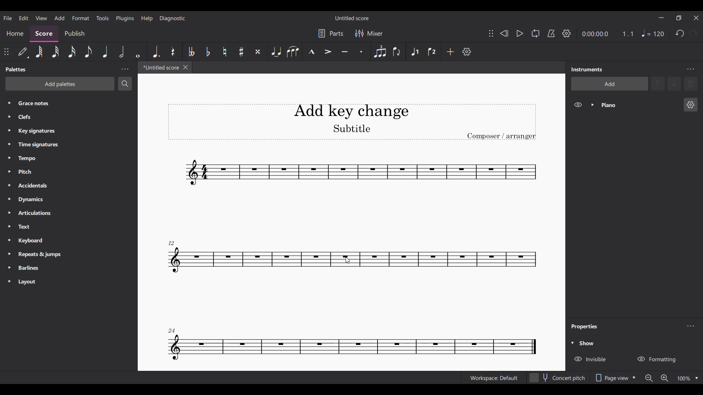 Image resolution: width=703 pixels, height=395 pixels. I want to click on Click to expand, so click(572, 343).